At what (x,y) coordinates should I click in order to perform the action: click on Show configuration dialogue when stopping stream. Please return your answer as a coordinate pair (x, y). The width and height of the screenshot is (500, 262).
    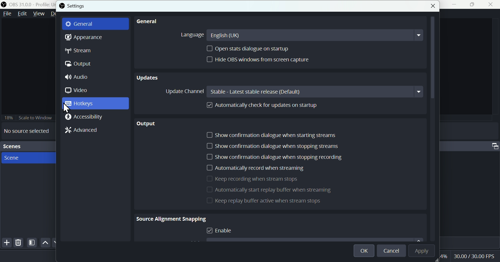
    Looking at the image, I should click on (271, 145).